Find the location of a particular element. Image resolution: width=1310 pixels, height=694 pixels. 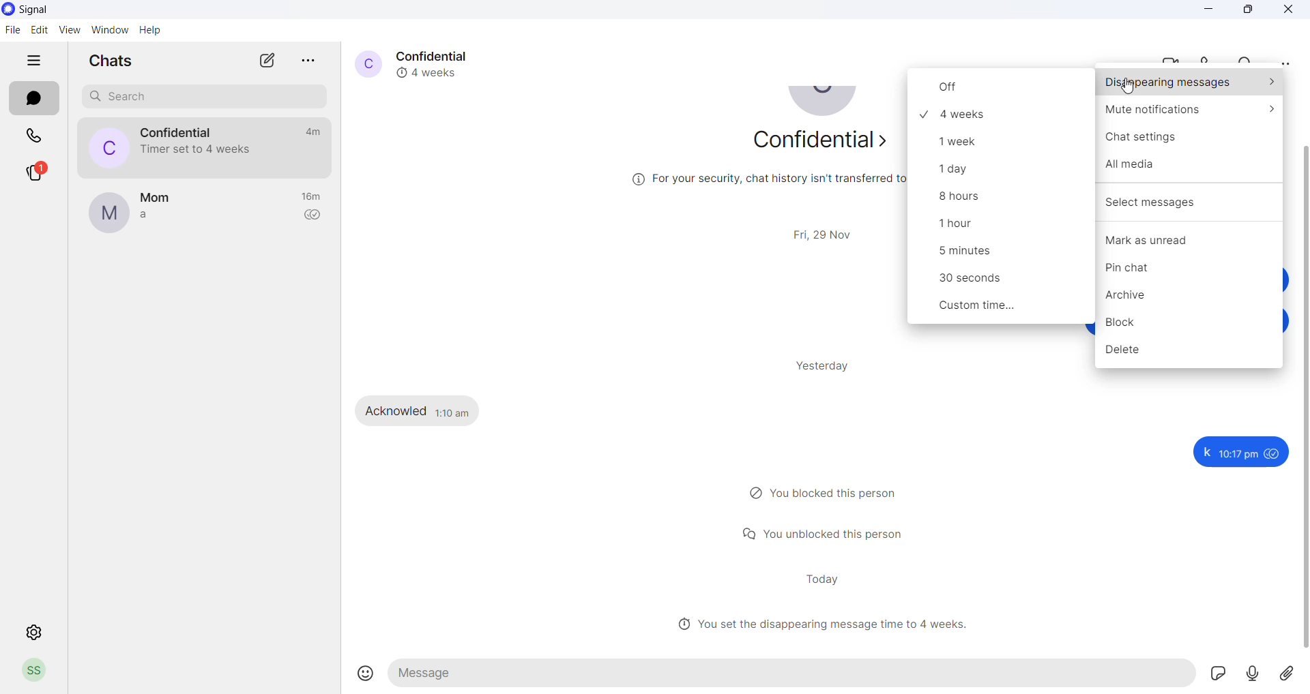

block is located at coordinates (1193, 327).